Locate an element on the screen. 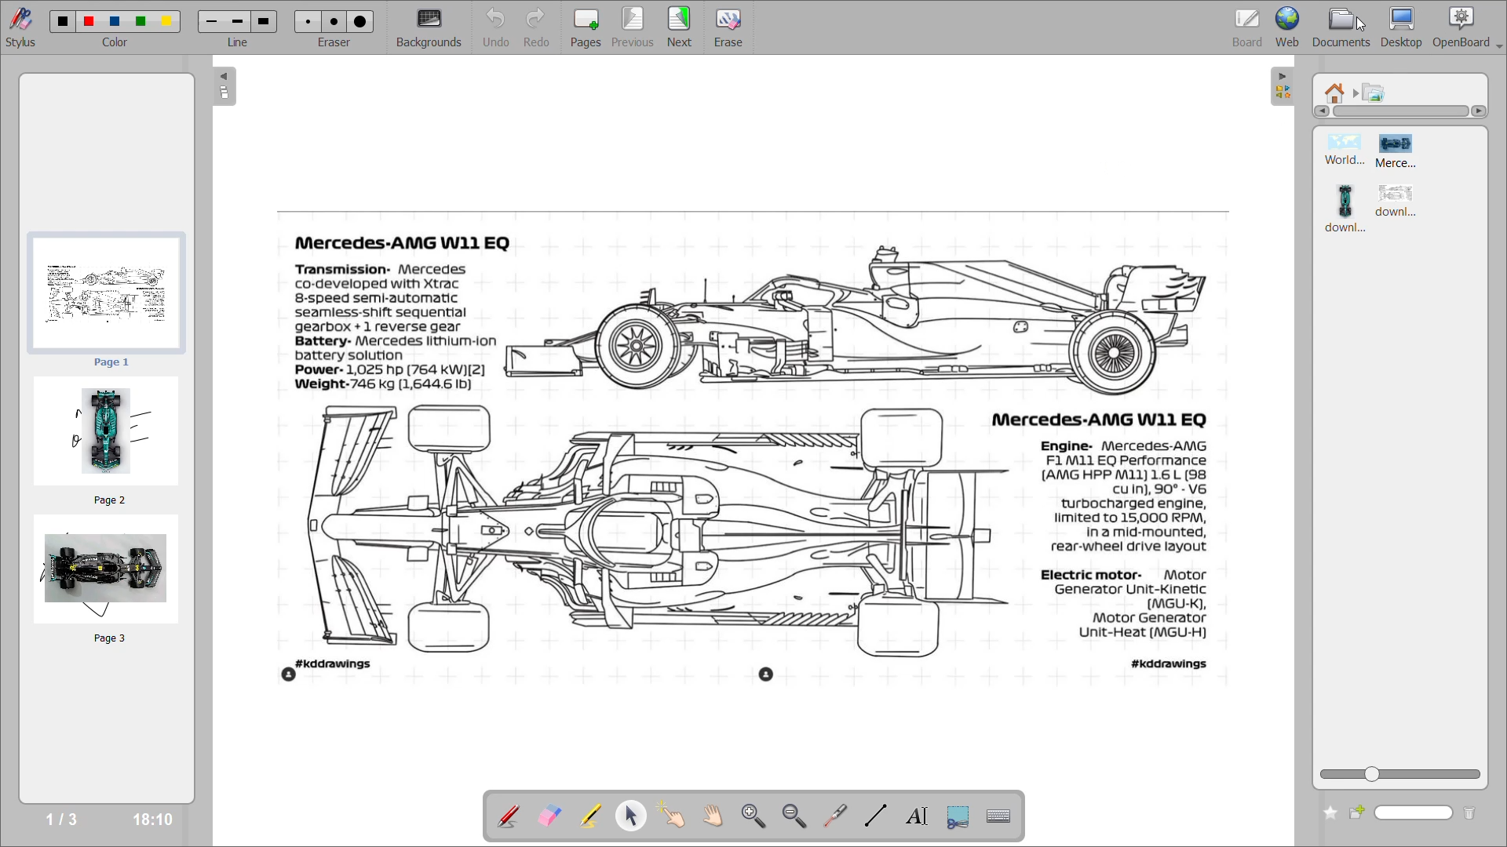  mercedes image is located at coordinates (862, 321).